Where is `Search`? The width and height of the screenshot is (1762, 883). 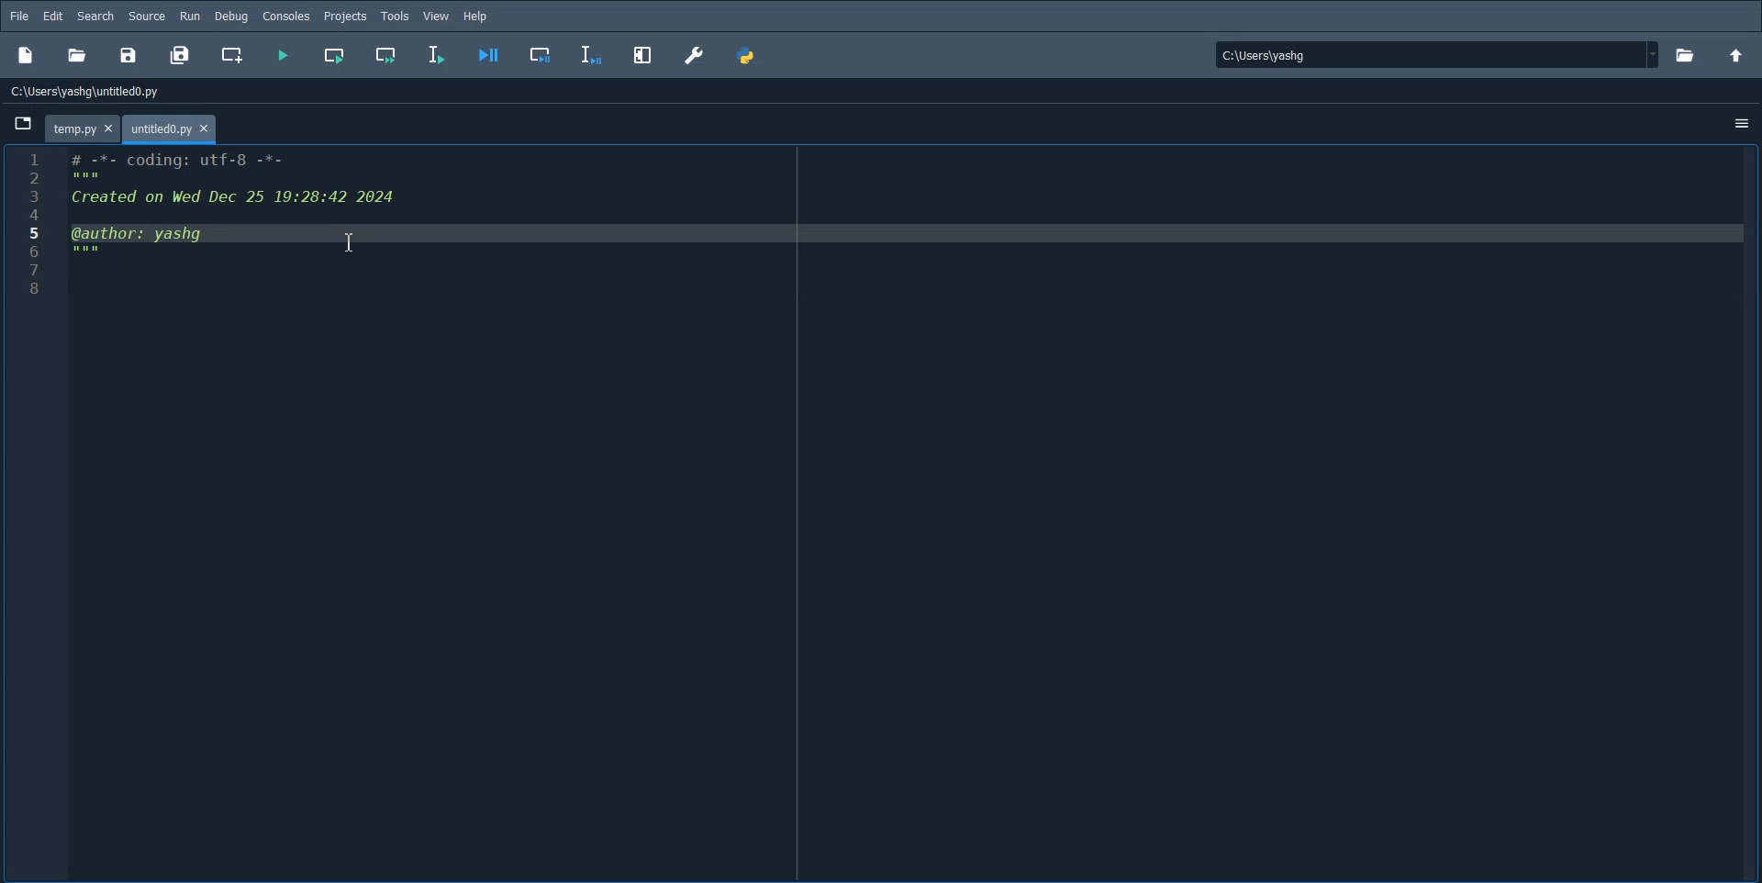 Search is located at coordinates (97, 16).